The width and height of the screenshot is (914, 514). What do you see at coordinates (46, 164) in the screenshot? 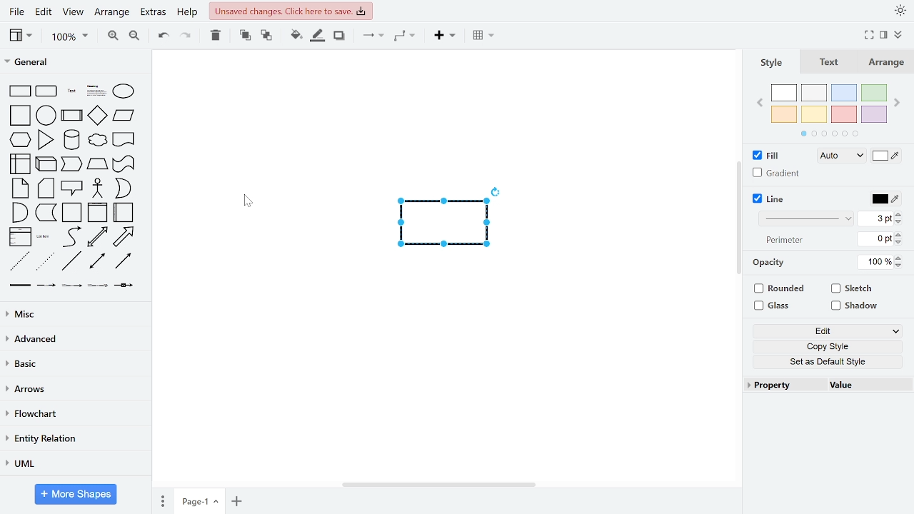
I see `general shapes` at bounding box center [46, 164].